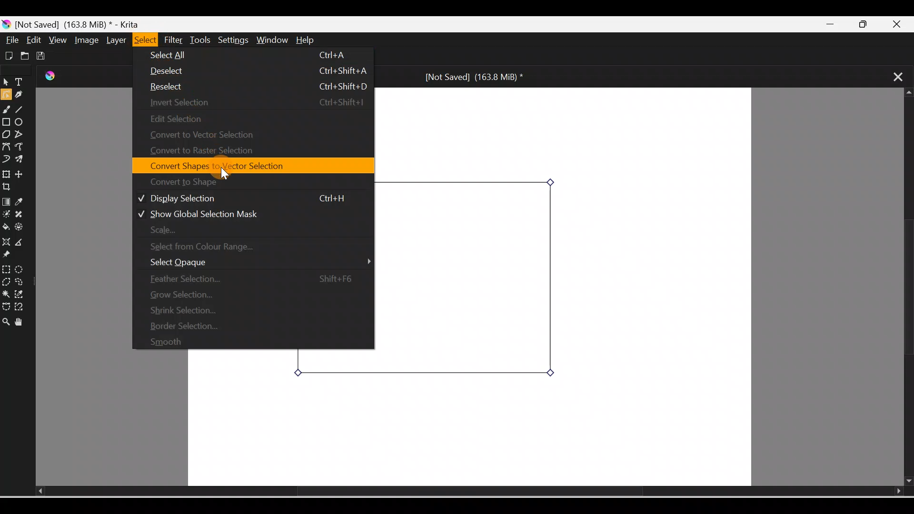  Describe the element at coordinates (23, 243) in the screenshot. I see `Measure the distance between two points` at that location.